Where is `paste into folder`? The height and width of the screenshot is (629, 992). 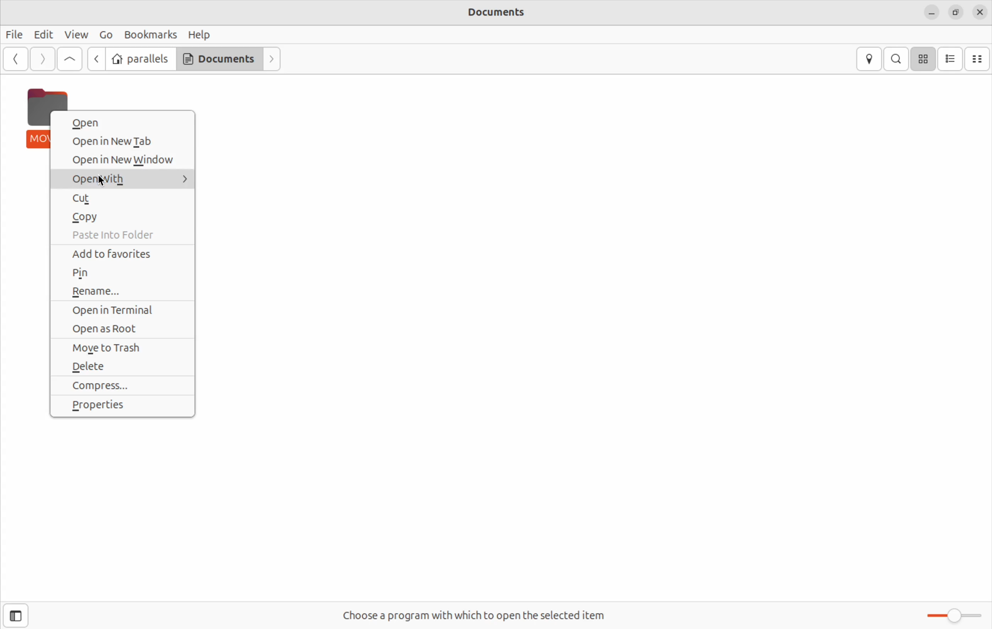 paste into folder is located at coordinates (122, 234).